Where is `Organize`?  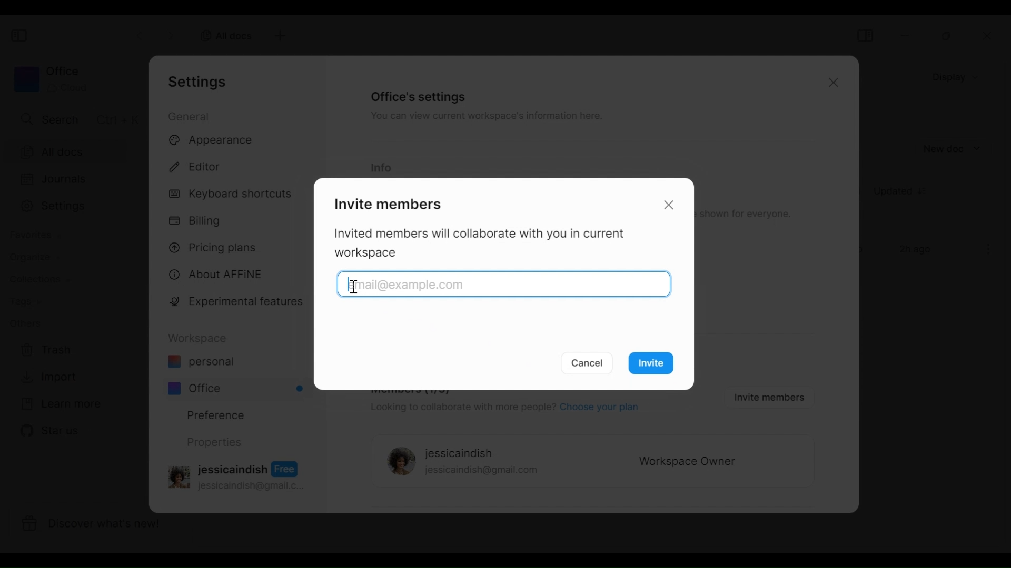
Organize is located at coordinates (29, 257).